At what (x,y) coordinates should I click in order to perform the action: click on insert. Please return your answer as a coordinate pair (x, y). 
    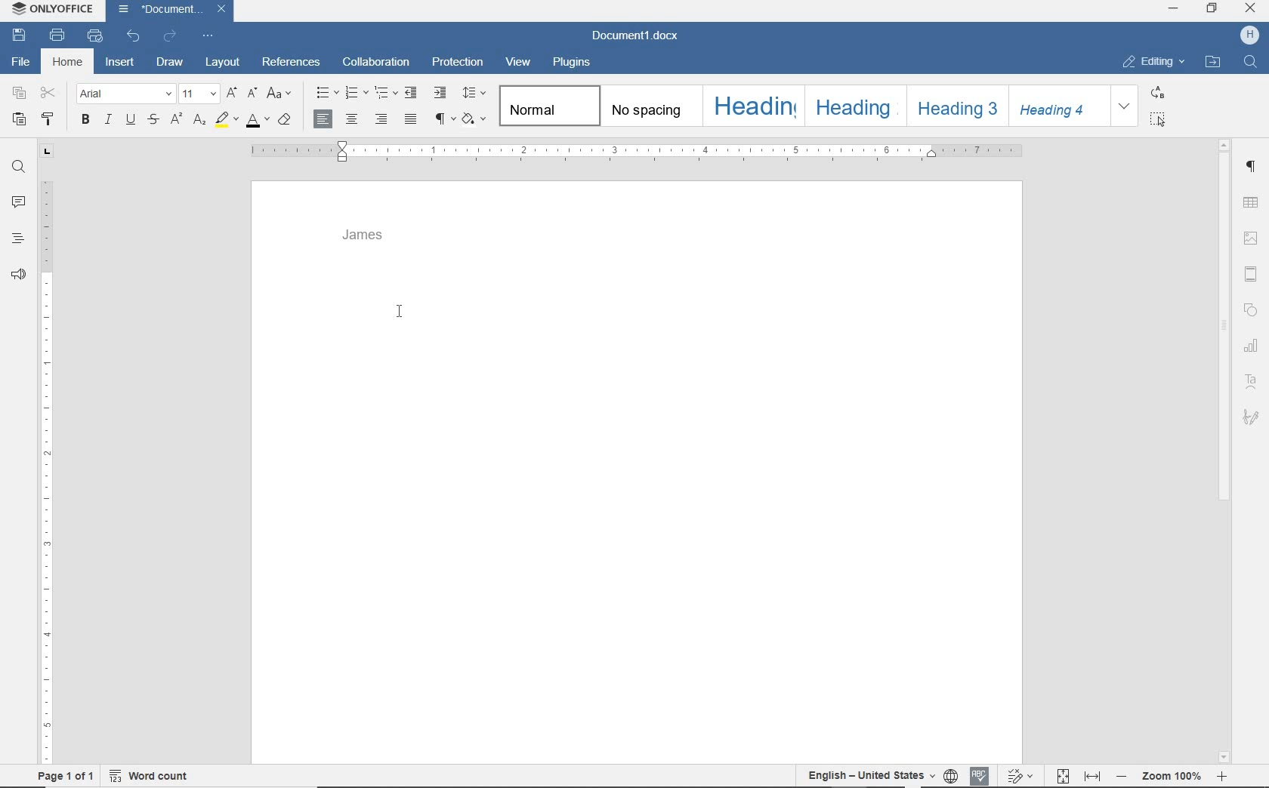
    Looking at the image, I should click on (121, 60).